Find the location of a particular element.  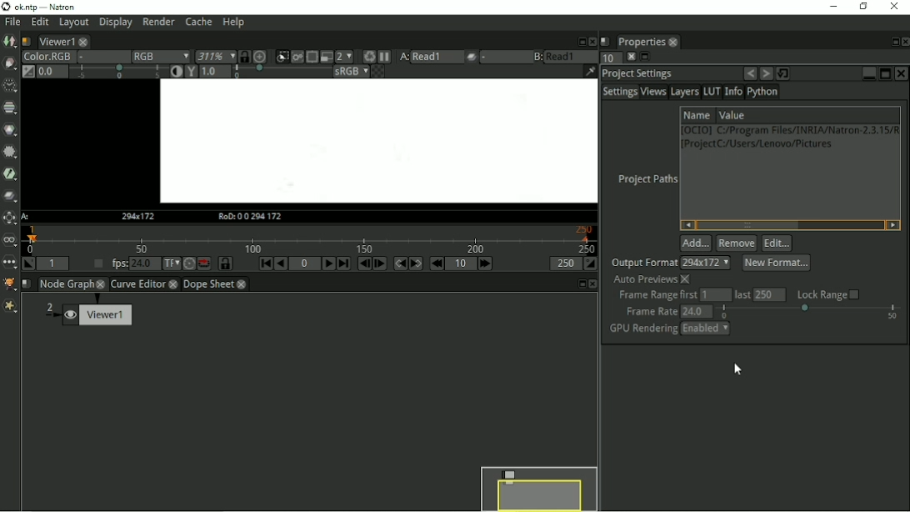

Python is located at coordinates (763, 92).